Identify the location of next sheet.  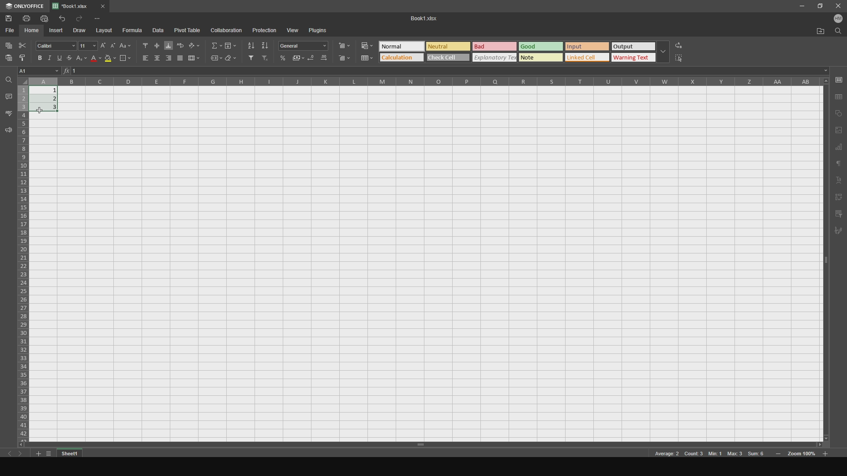
(24, 455).